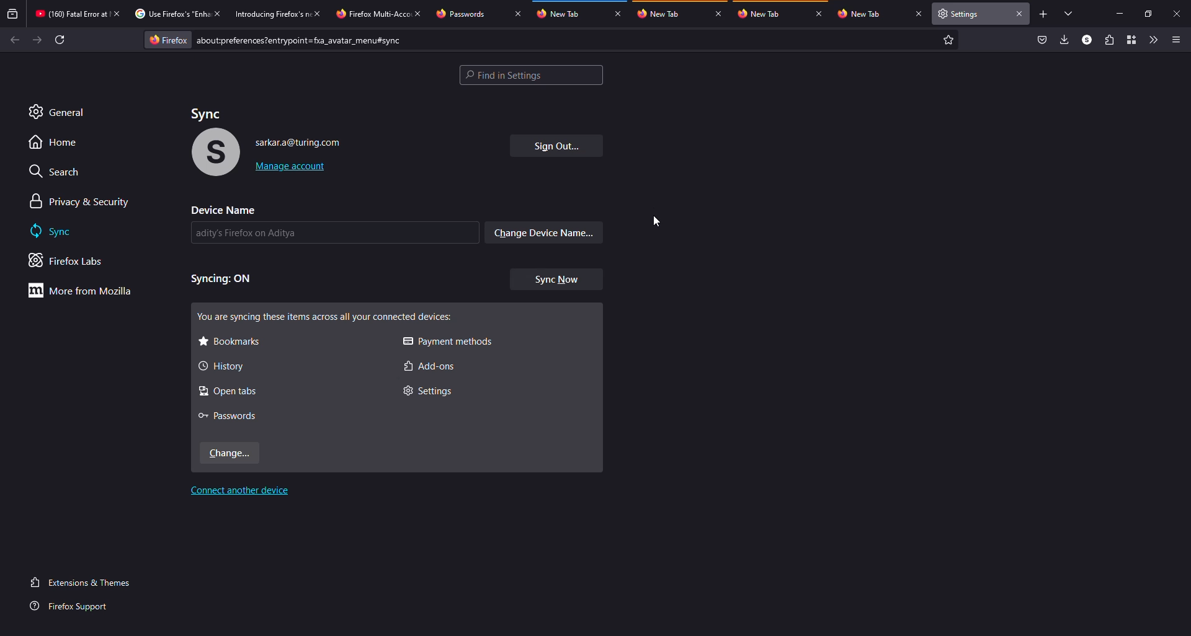 This screenshot has height=636, width=1191. What do you see at coordinates (67, 13) in the screenshot?
I see `tab` at bounding box center [67, 13].